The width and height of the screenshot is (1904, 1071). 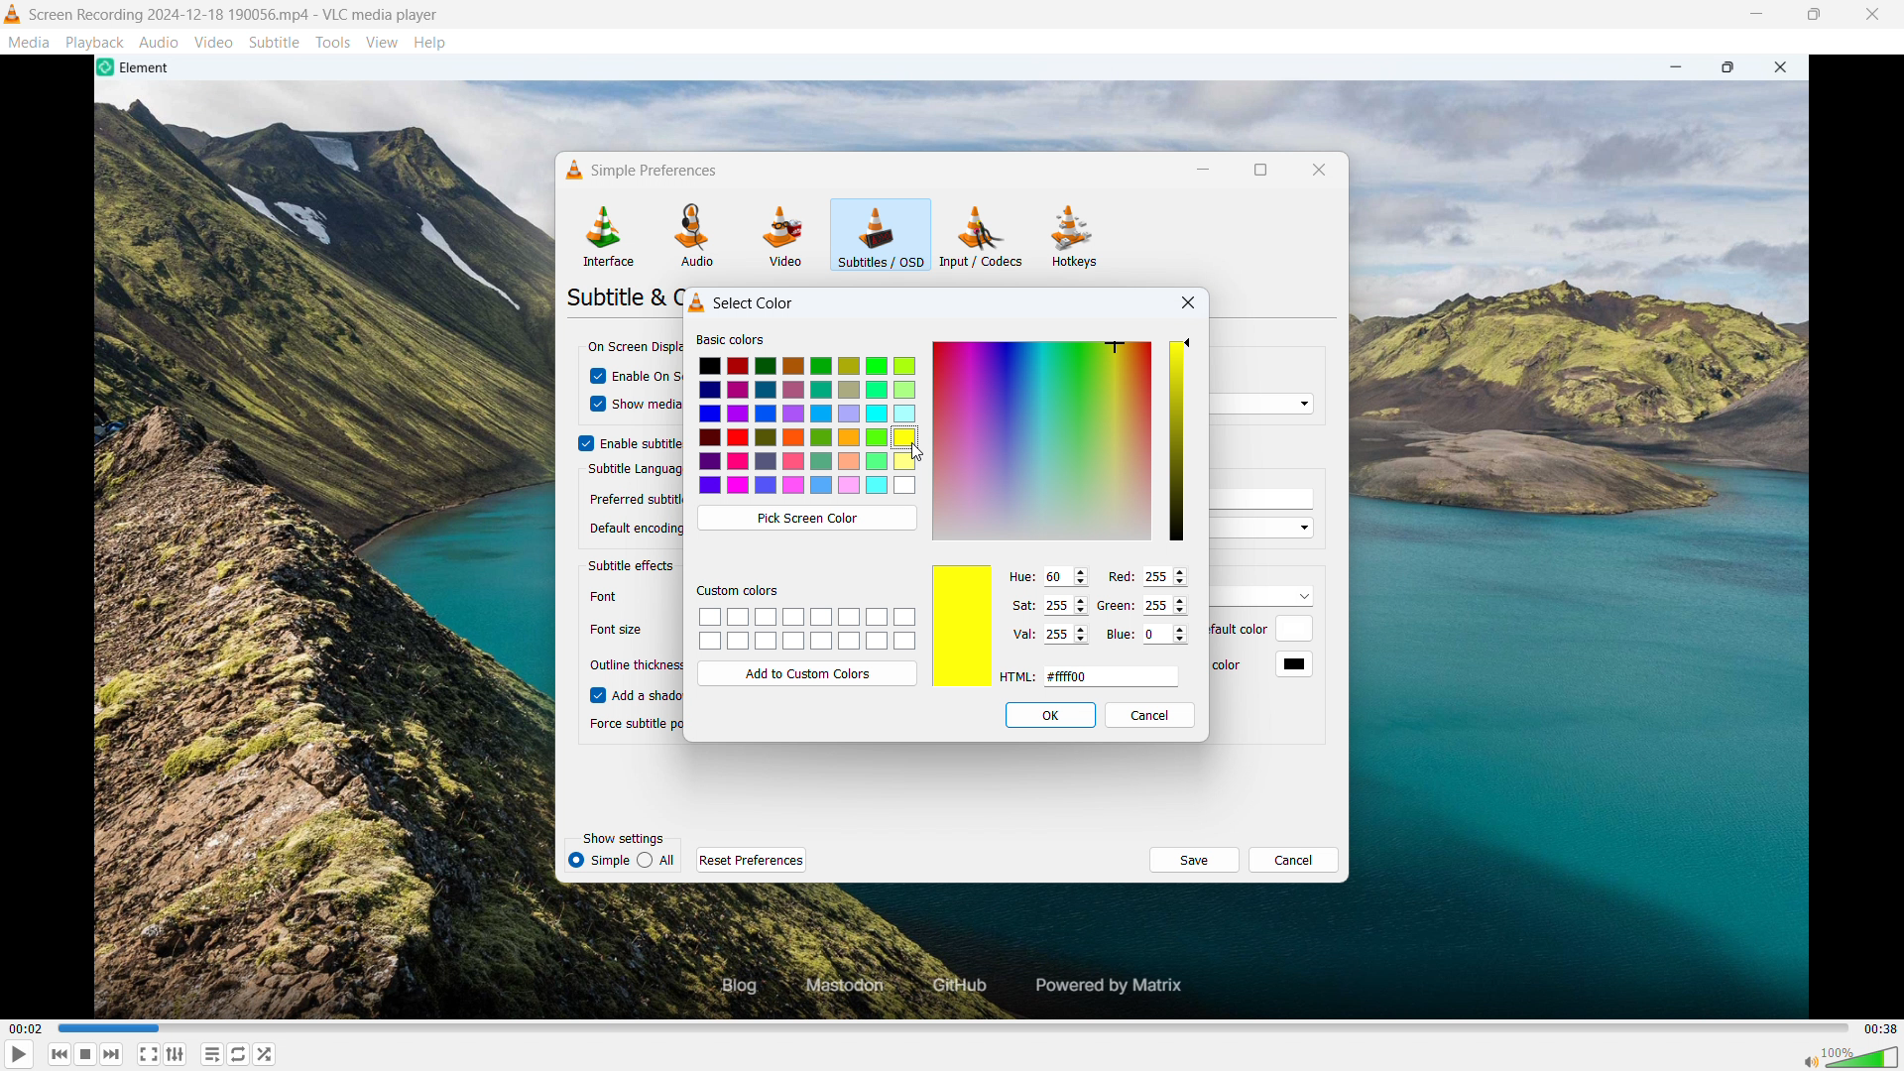 What do you see at coordinates (752, 859) in the screenshot?
I see `Reset preferences ` at bounding box center [752, 859].